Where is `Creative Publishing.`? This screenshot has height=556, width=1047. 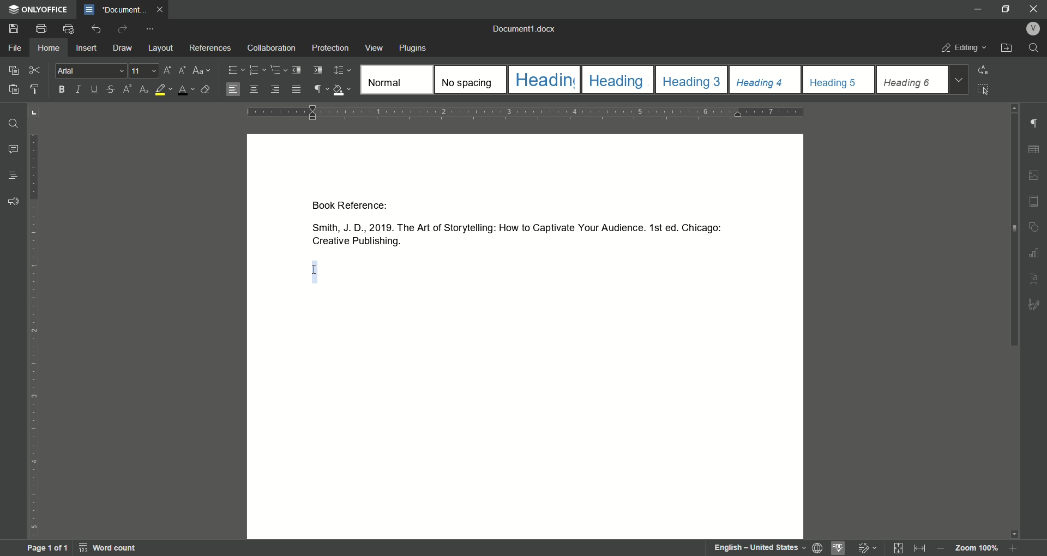 Creative Publishing. is located at coordinates (351, 244).